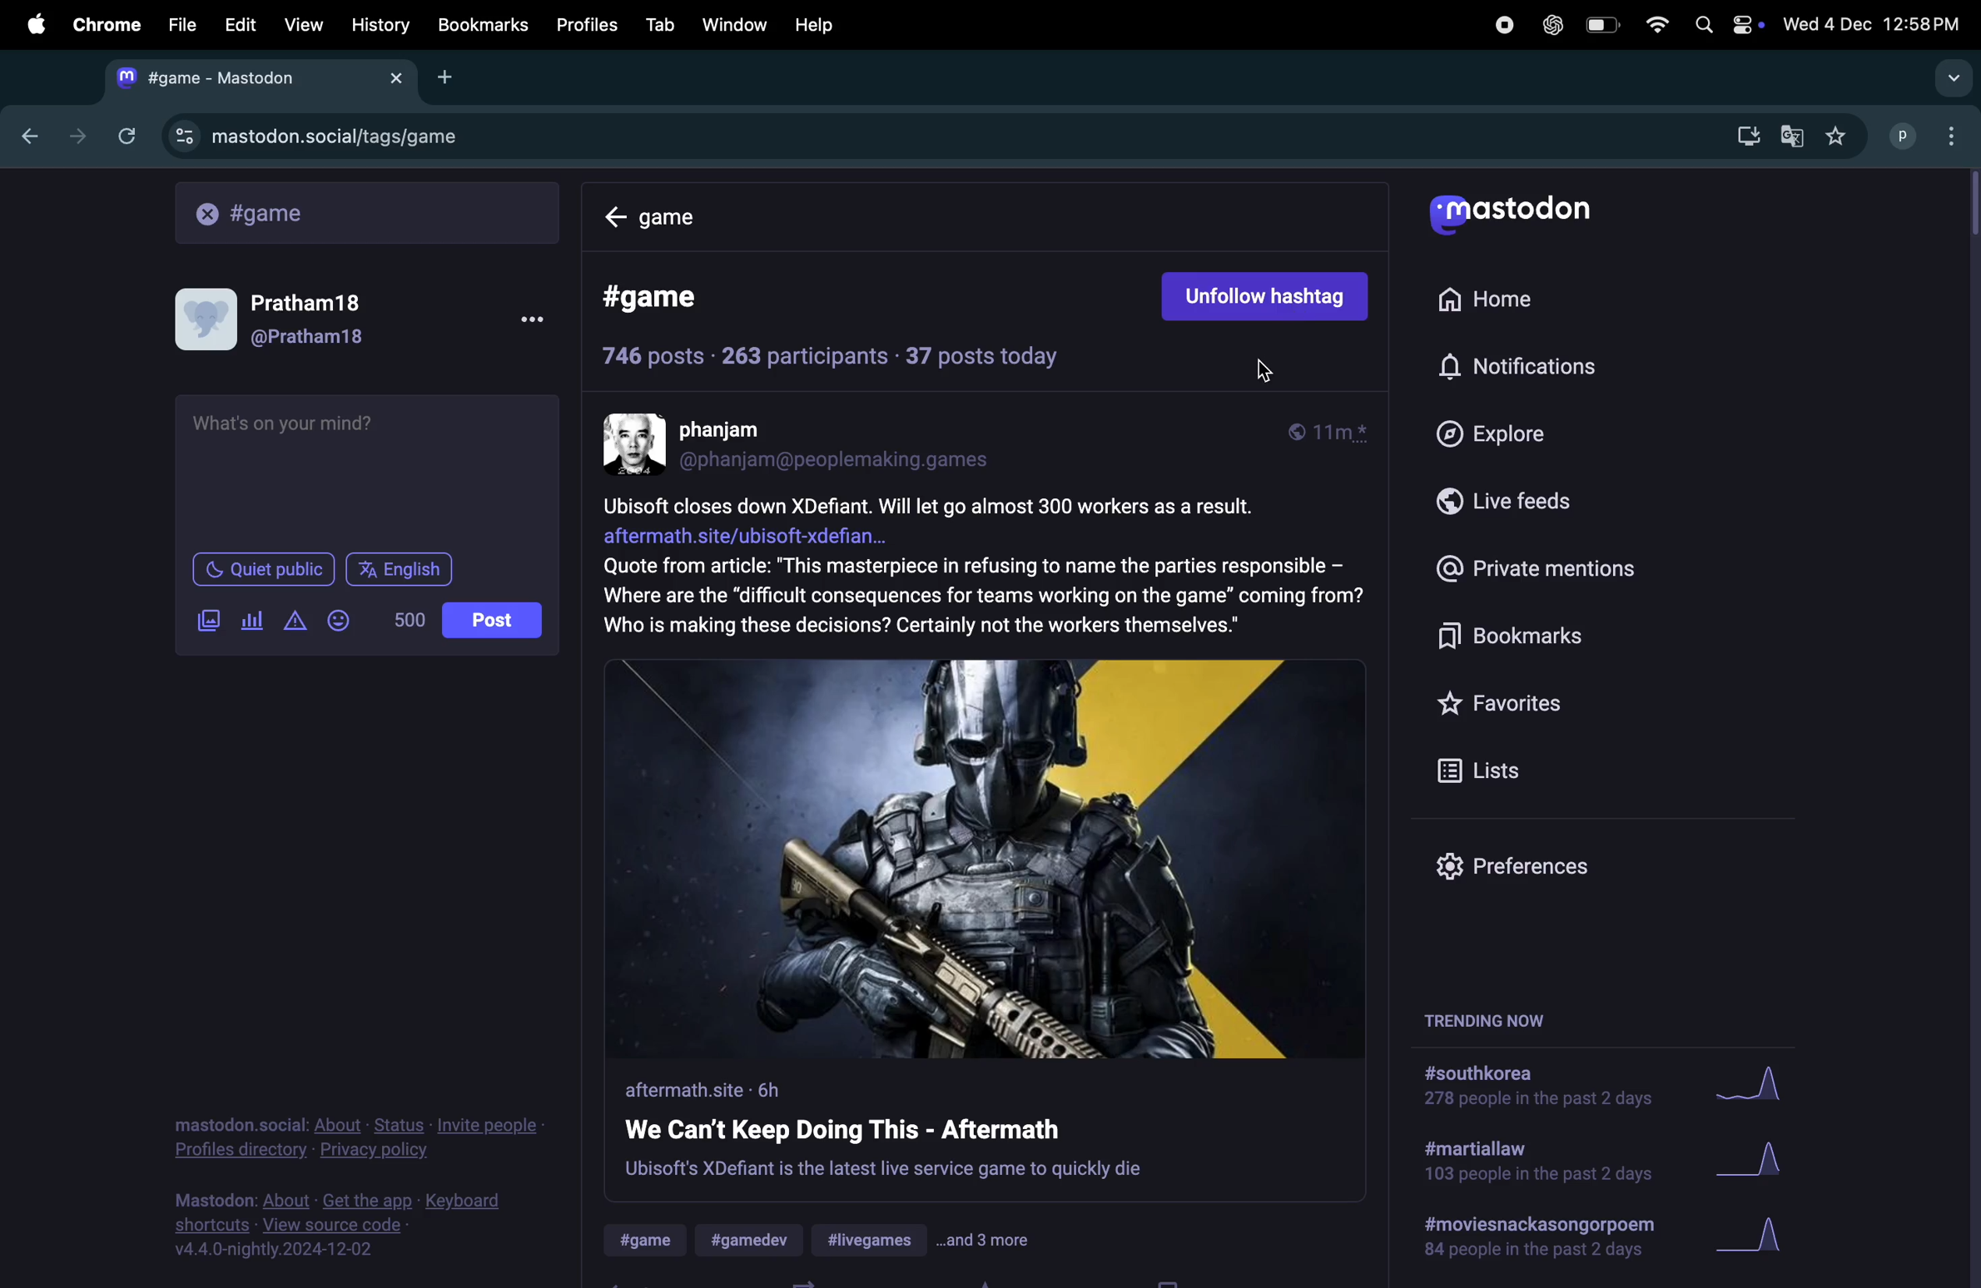 Image resolution: width=1981 pixels, height=1288 pixels. I want to click on #south korea, so click(1527, 1089).